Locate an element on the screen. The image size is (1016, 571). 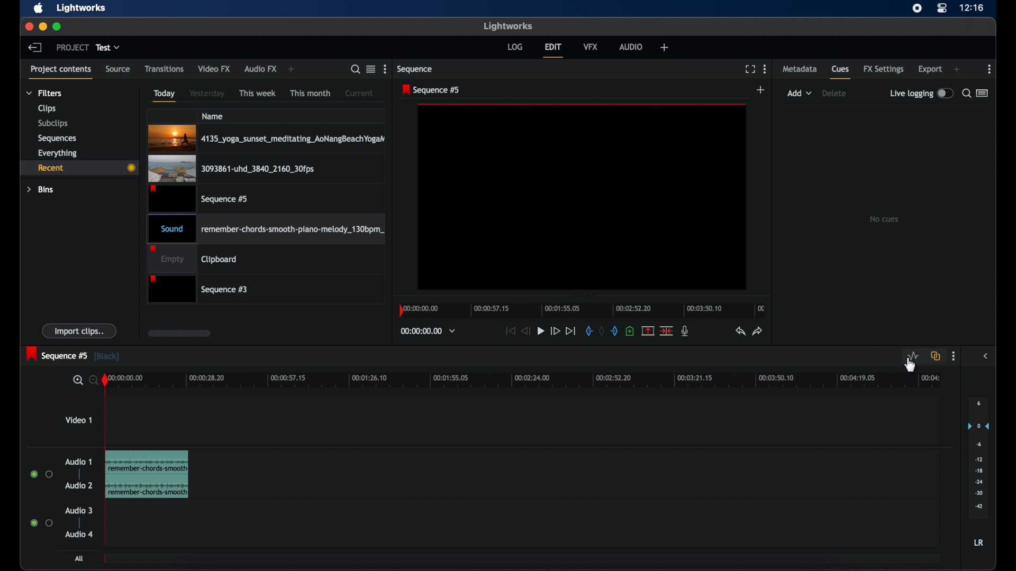
sidebar is located at coordinates (986, 355).